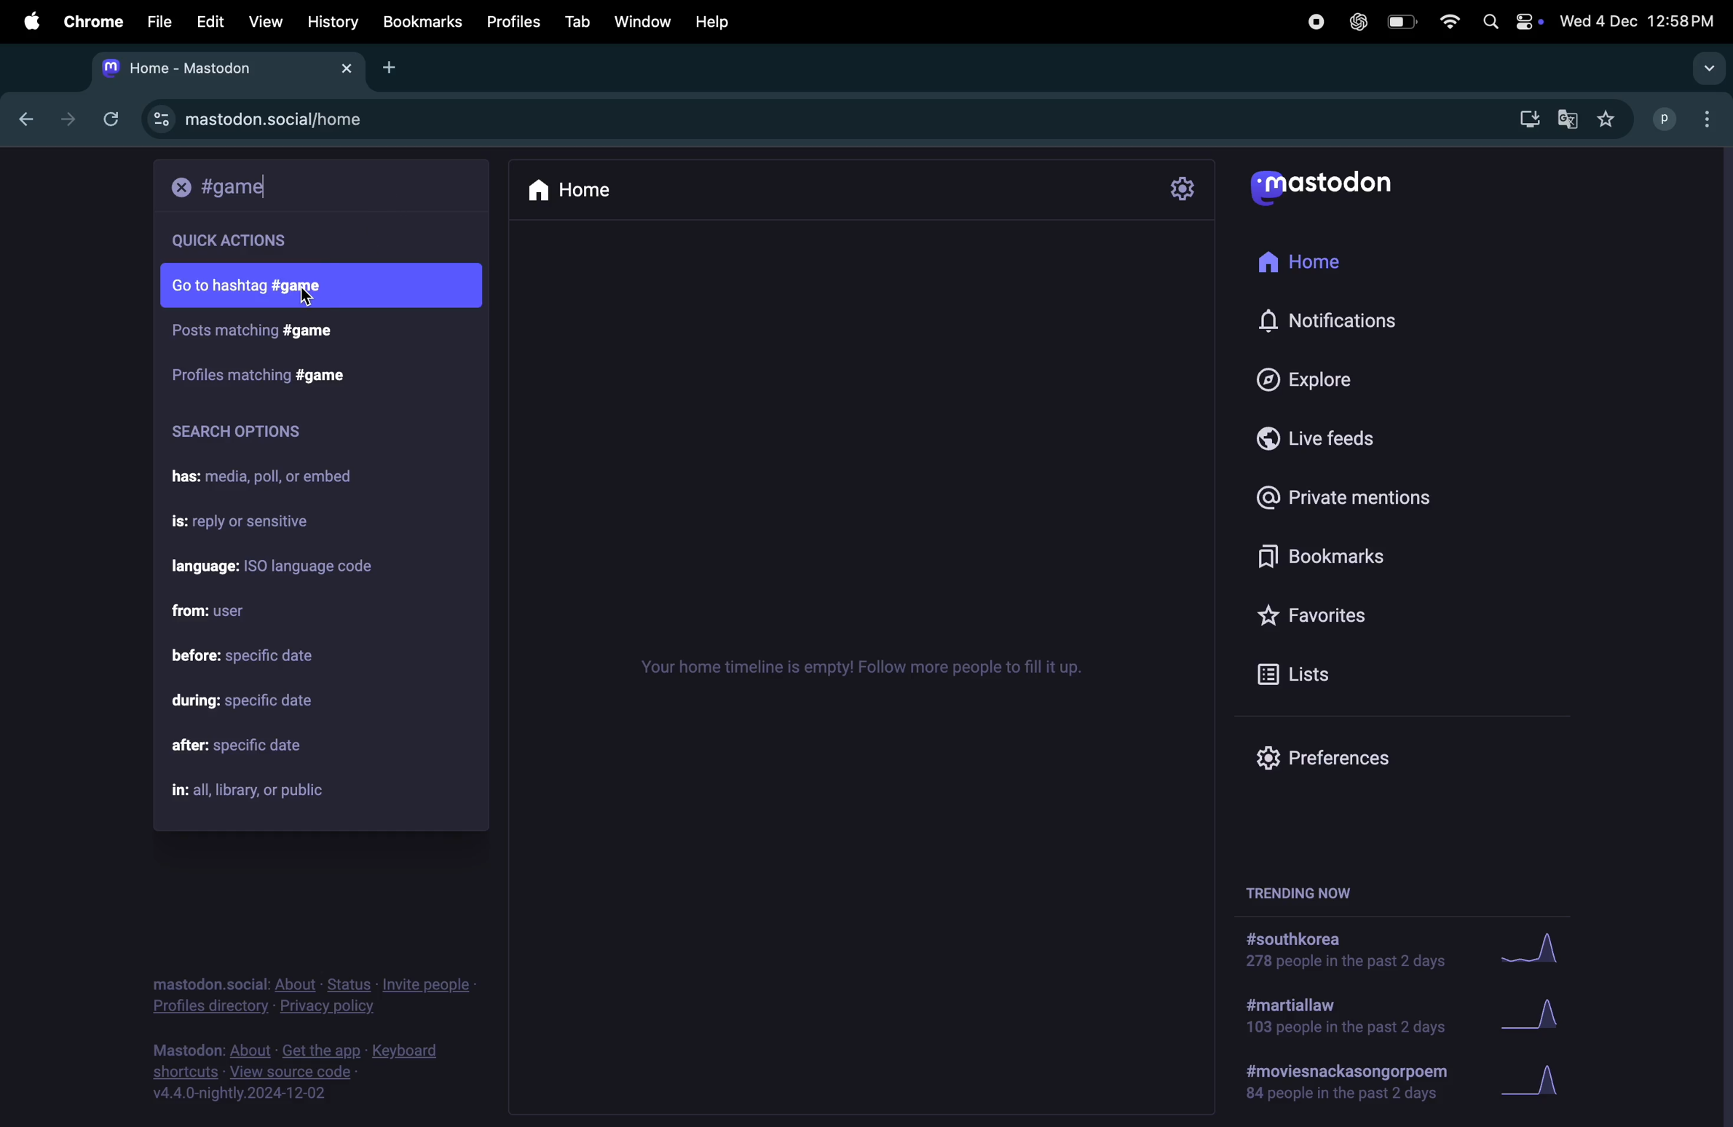  I want to click on Favourites, so click(1324, 615).